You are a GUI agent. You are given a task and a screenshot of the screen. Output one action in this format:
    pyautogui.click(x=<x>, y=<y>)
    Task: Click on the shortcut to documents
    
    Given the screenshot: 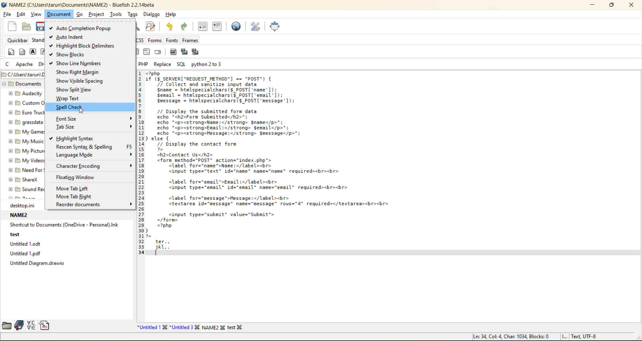 What is the action you would take?
    pyautogui.click(x=65, y=225)
    